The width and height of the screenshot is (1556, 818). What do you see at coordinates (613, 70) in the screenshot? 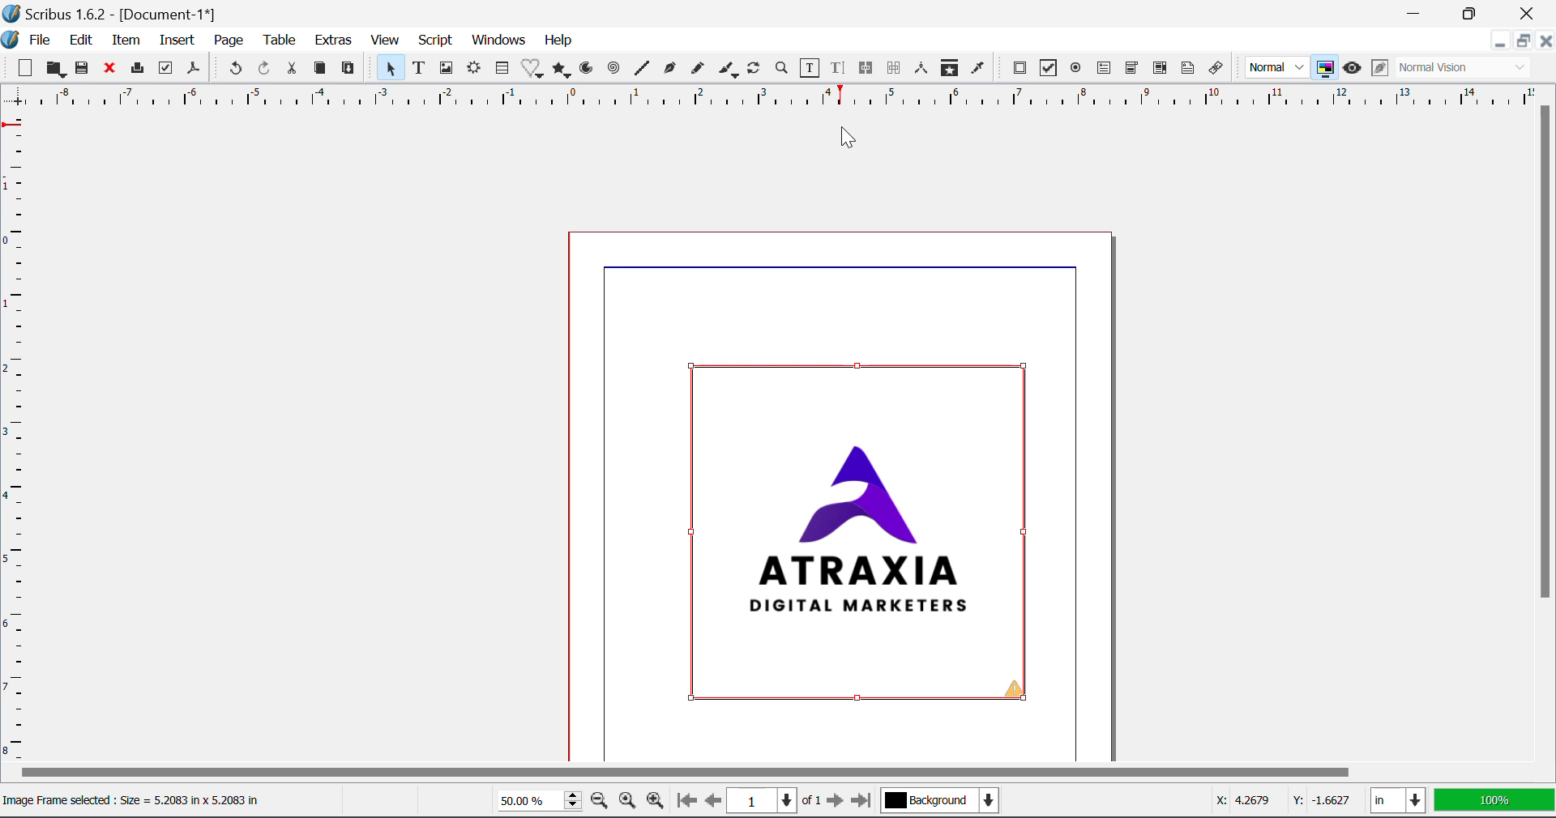
I see `Spiral` at bounding box center [613, 70].